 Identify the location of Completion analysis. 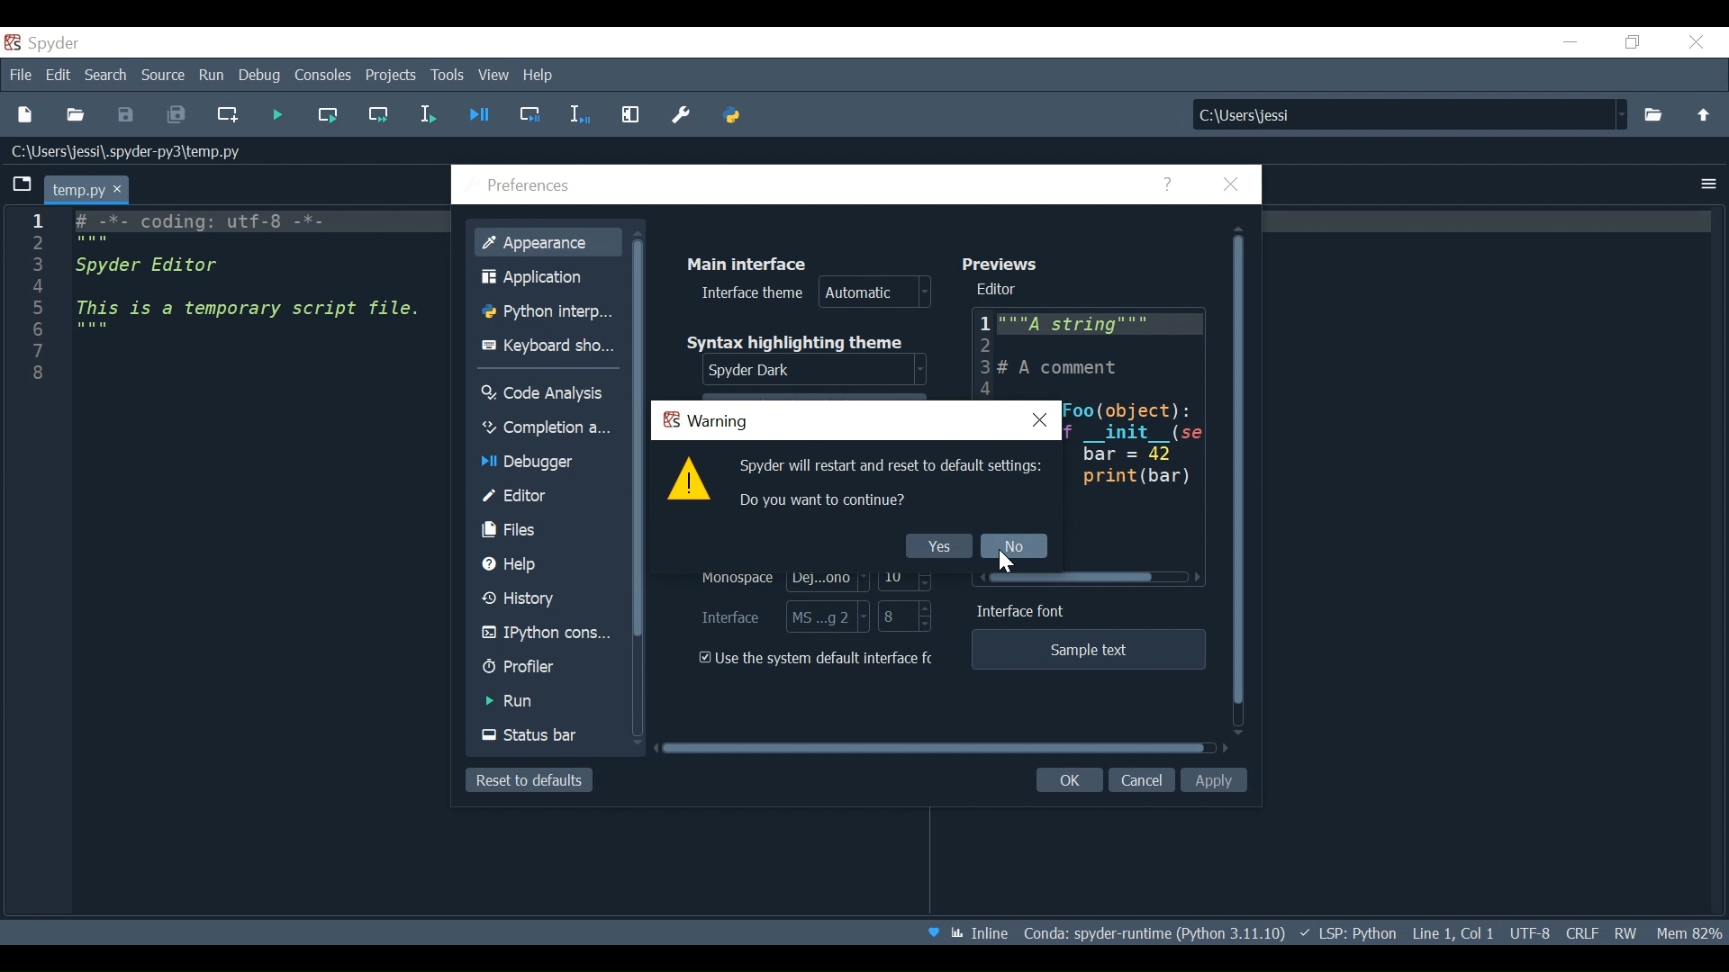
(548, 427).